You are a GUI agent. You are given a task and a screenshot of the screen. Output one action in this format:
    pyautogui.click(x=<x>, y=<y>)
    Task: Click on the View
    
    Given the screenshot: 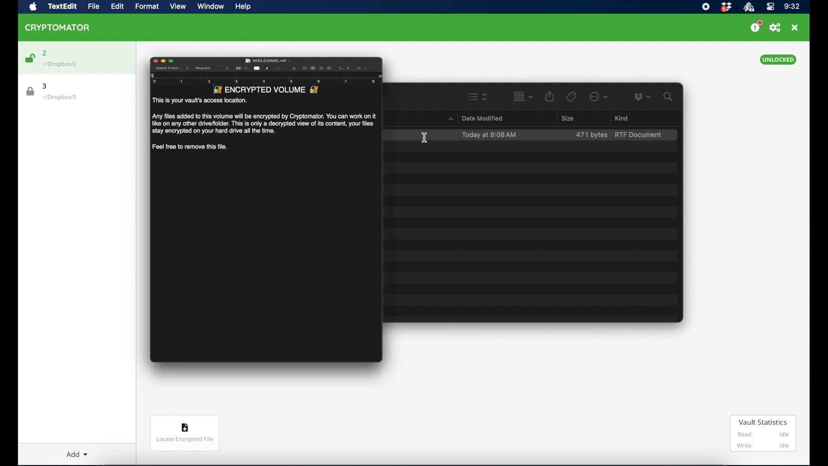 What is the action you would take?
    pyautogui.click(x=146, y=7)
    